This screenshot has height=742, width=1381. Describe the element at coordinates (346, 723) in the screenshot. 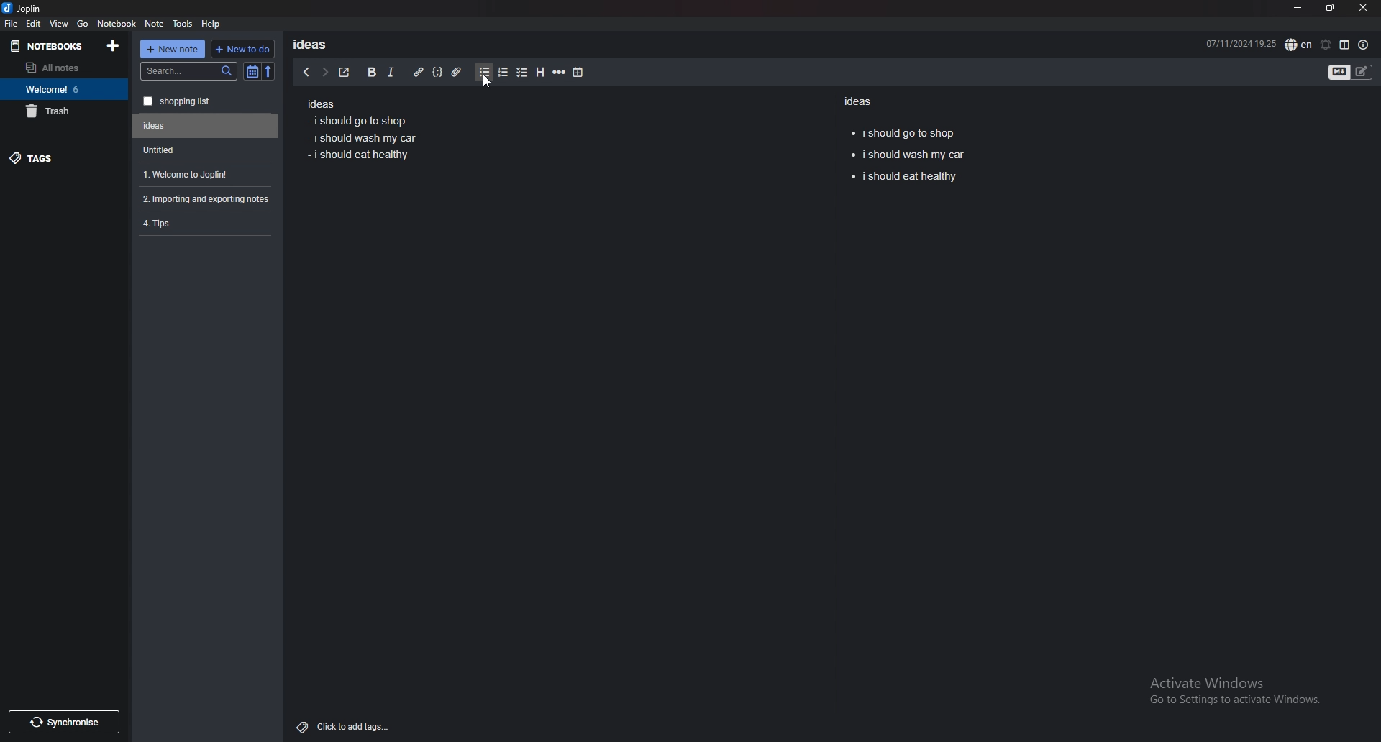

I see `Click to add tags` at that location.